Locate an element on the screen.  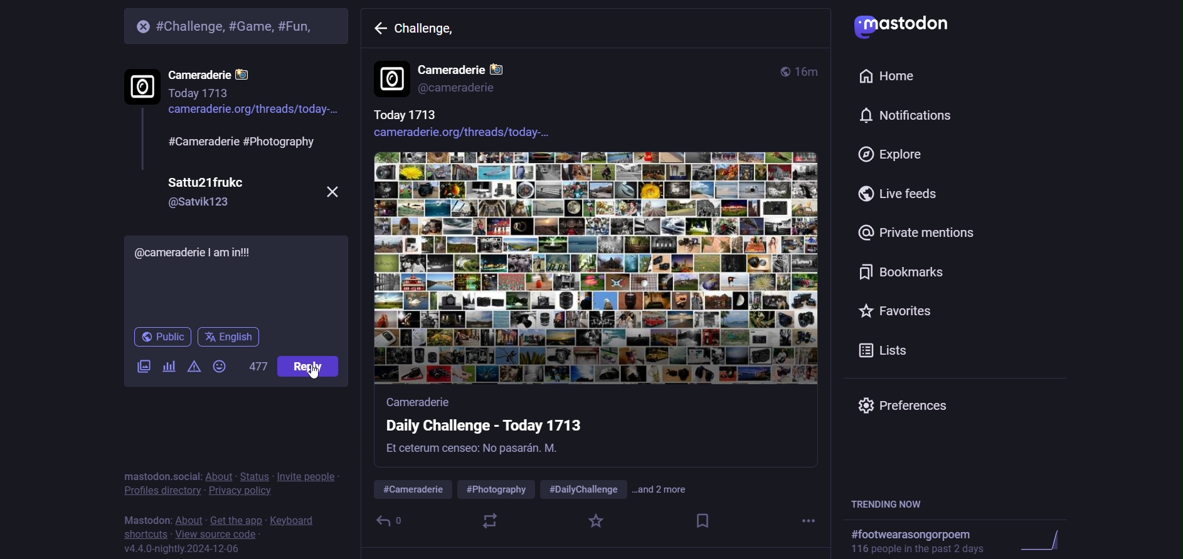
emoji is located at coordinates (222, 365).